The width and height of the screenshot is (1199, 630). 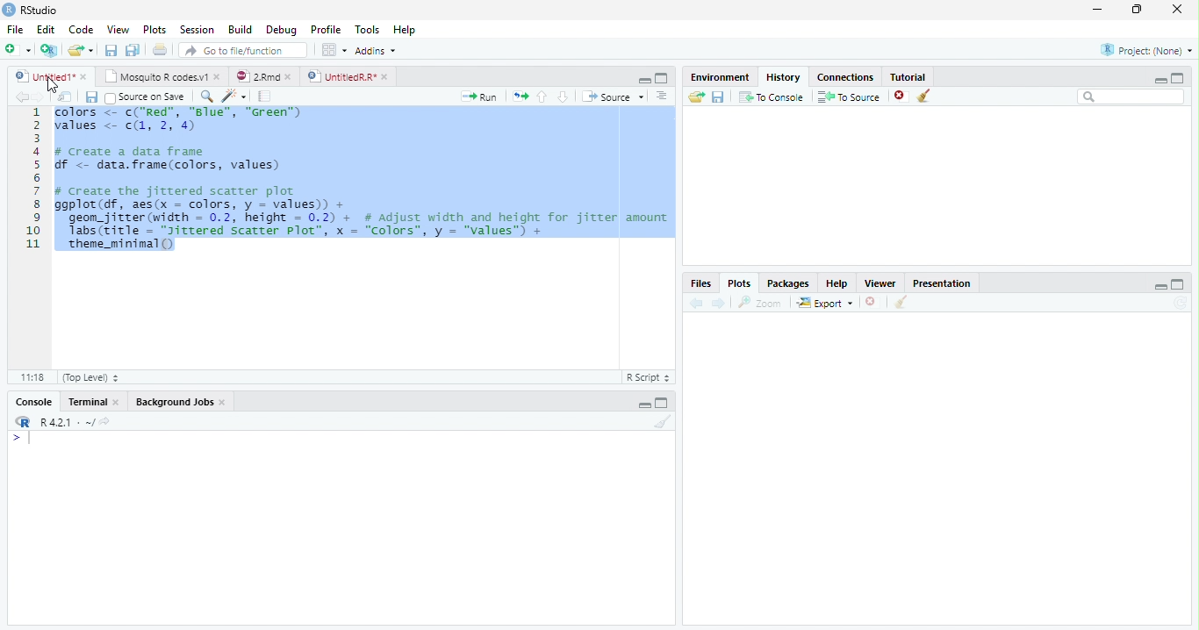 I want to click on Compile Report, so click(x=265, y=97).